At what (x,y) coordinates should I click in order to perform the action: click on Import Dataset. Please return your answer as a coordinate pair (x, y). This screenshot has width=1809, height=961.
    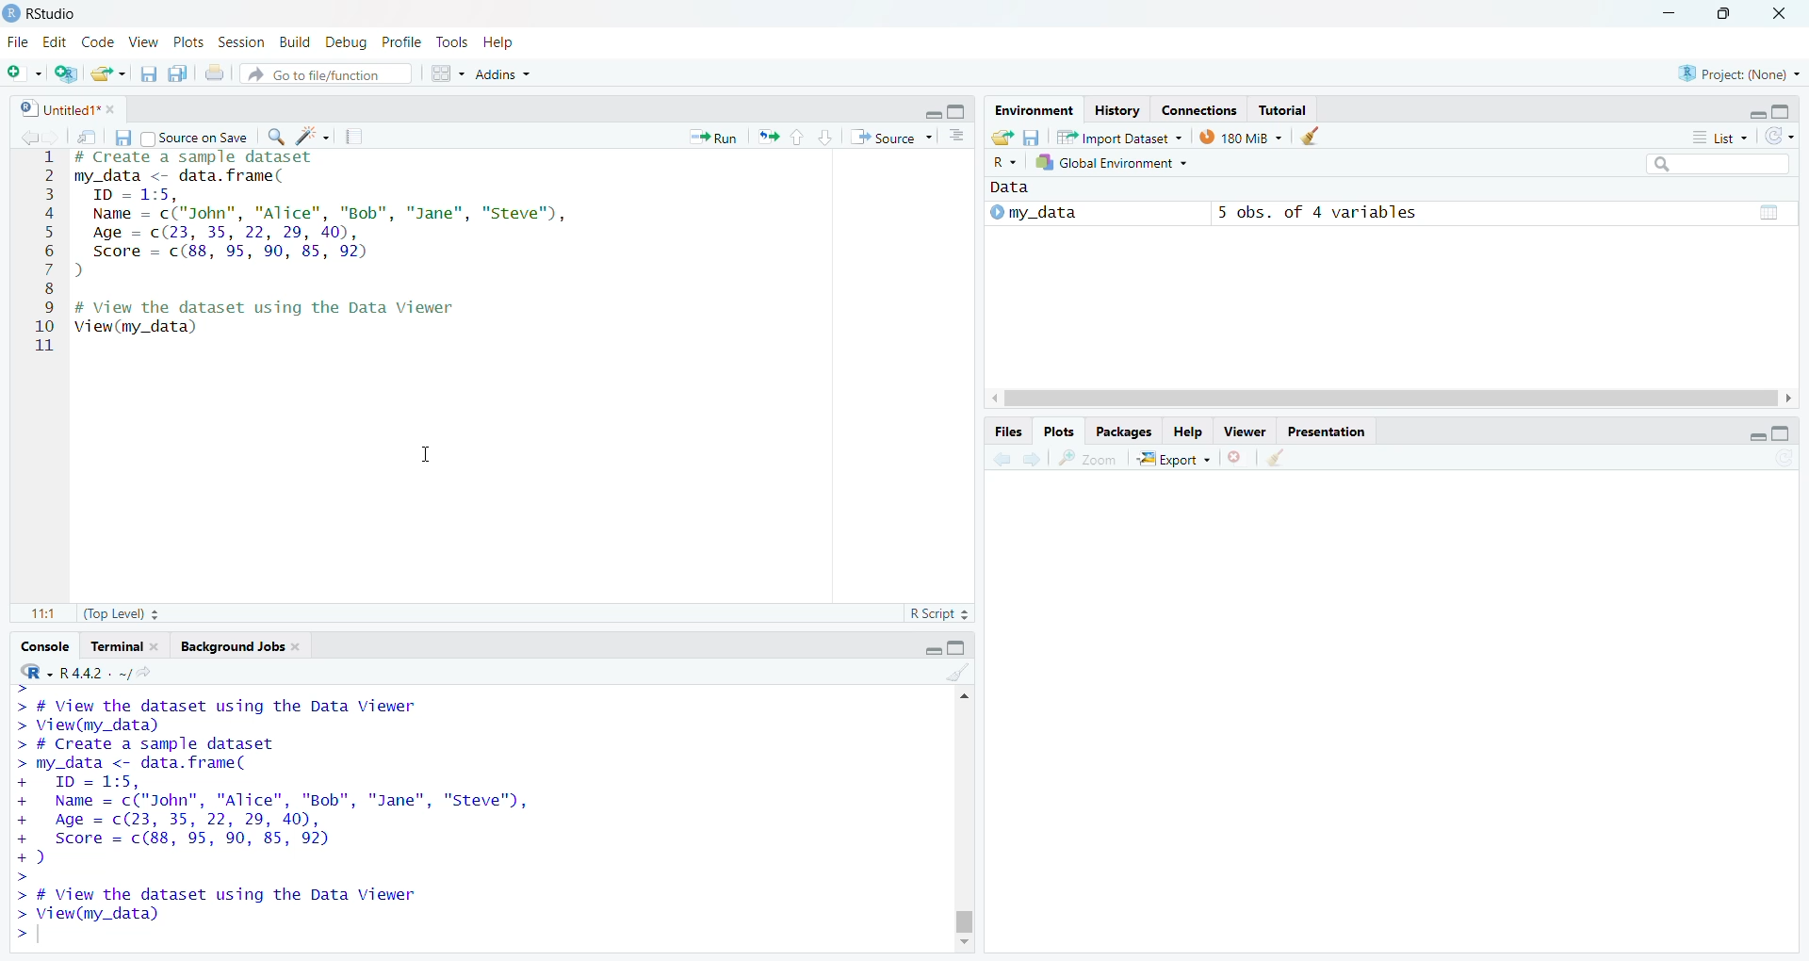
    Looking at the image, I should click on (1118, 138).